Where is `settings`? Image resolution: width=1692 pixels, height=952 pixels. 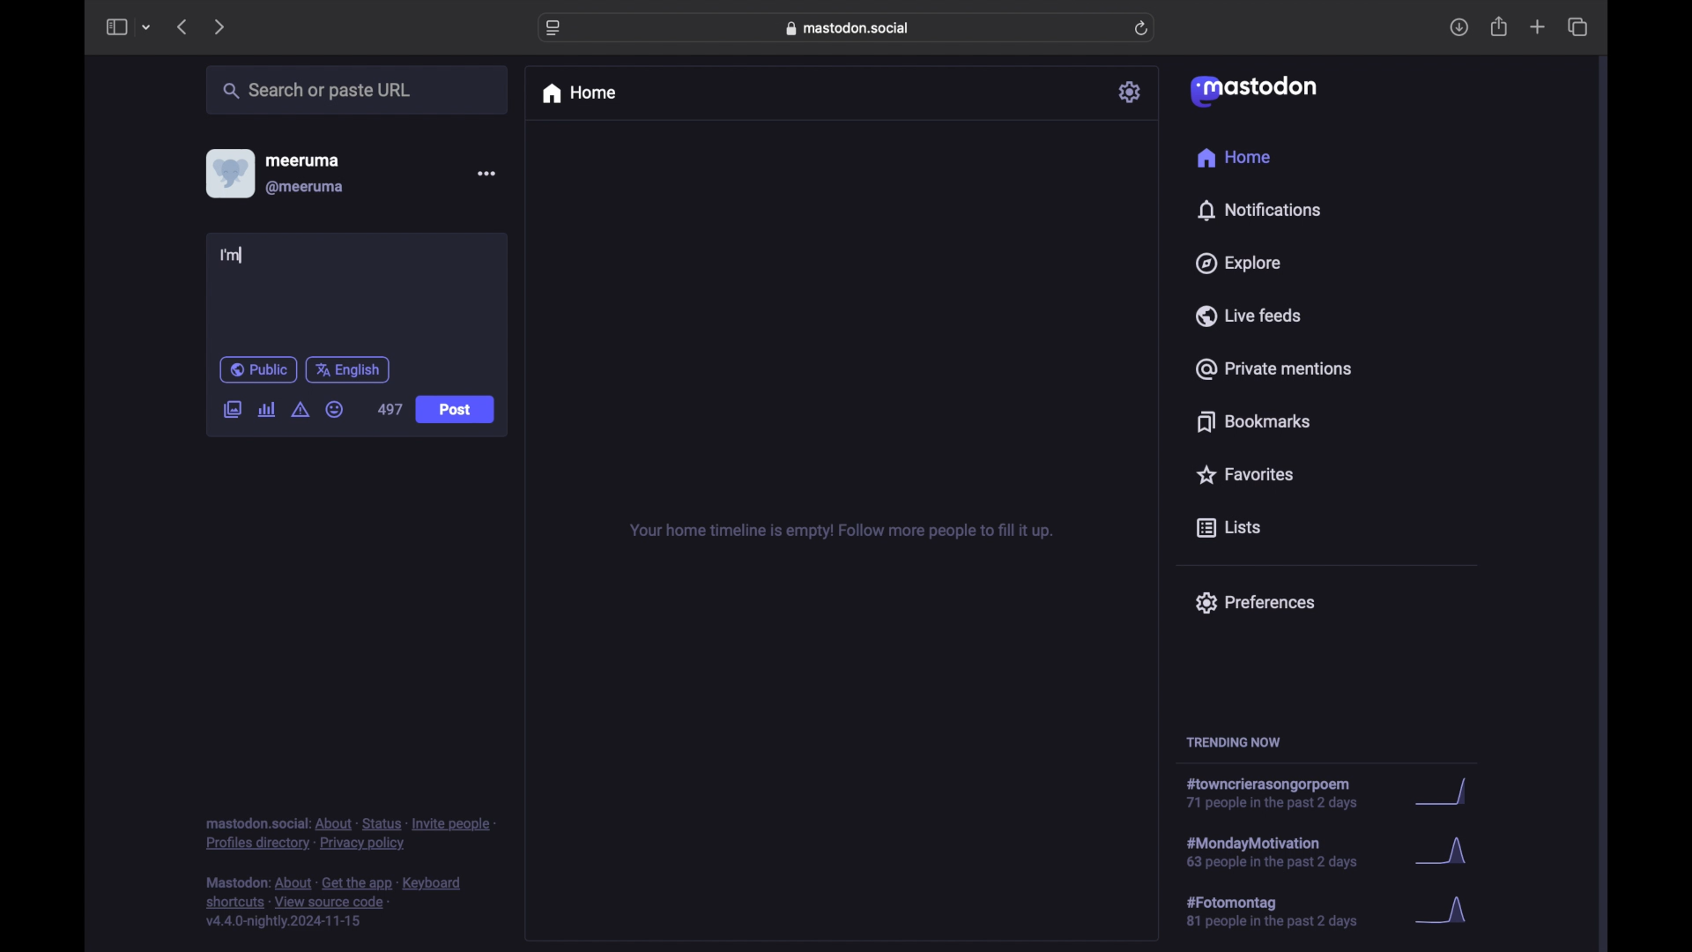
settings is located at coordinates (1131, 92).